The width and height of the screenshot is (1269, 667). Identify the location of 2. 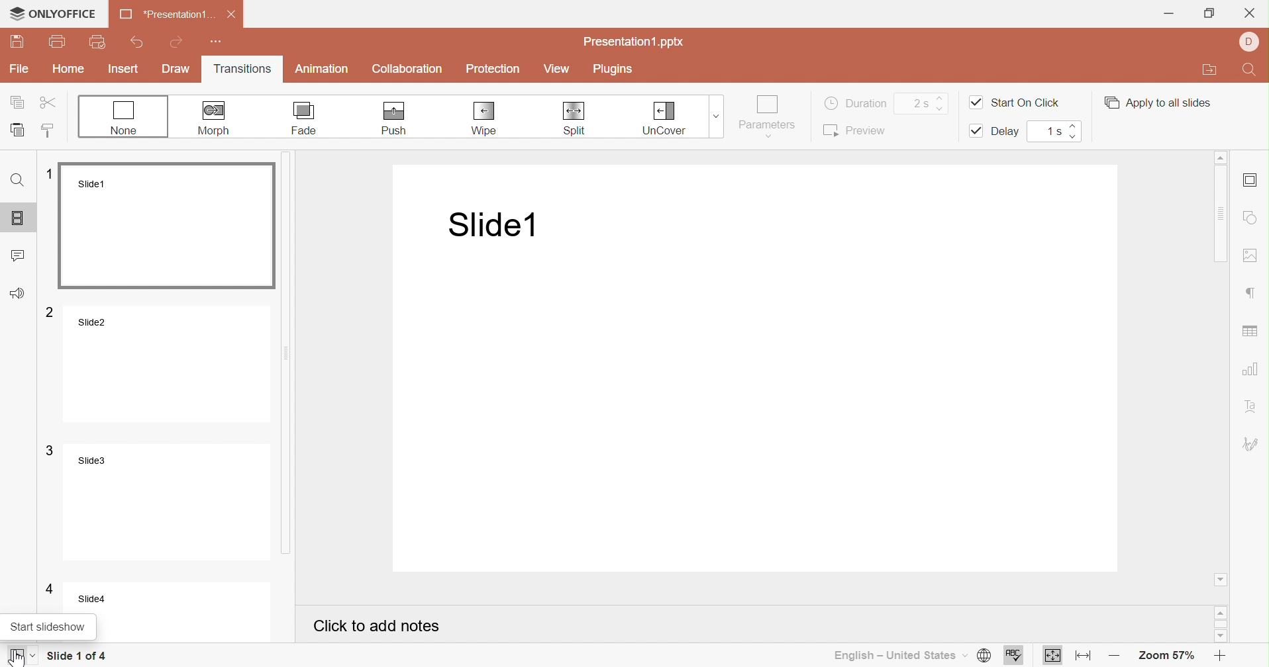
(52, 311).